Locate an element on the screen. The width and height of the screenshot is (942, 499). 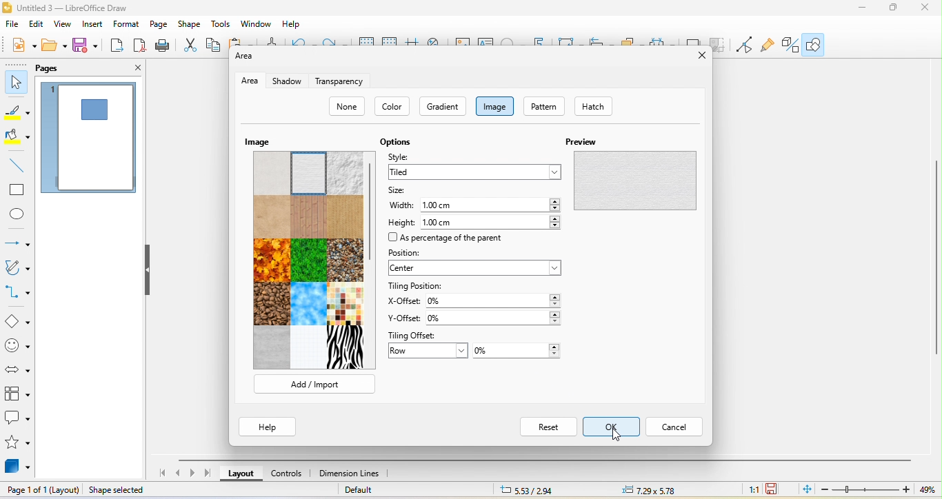
preview is located at coordinates (632, 173).